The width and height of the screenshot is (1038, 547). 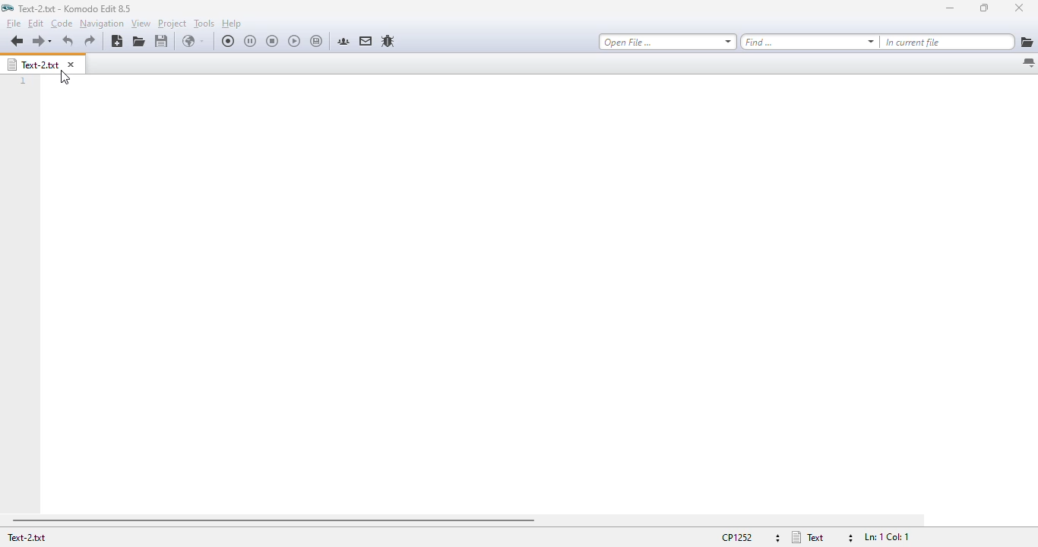 What do you see at coordinates (33, 64) in the screenshot?
I see `text-2` at bounding box center [33, 64].